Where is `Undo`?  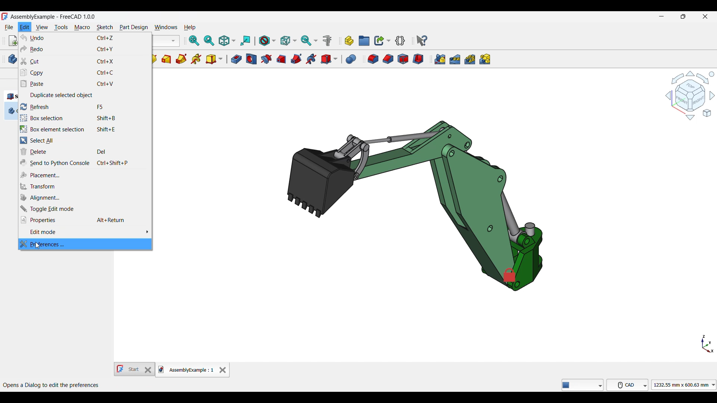 Undo is located at coordinates (85, 38).